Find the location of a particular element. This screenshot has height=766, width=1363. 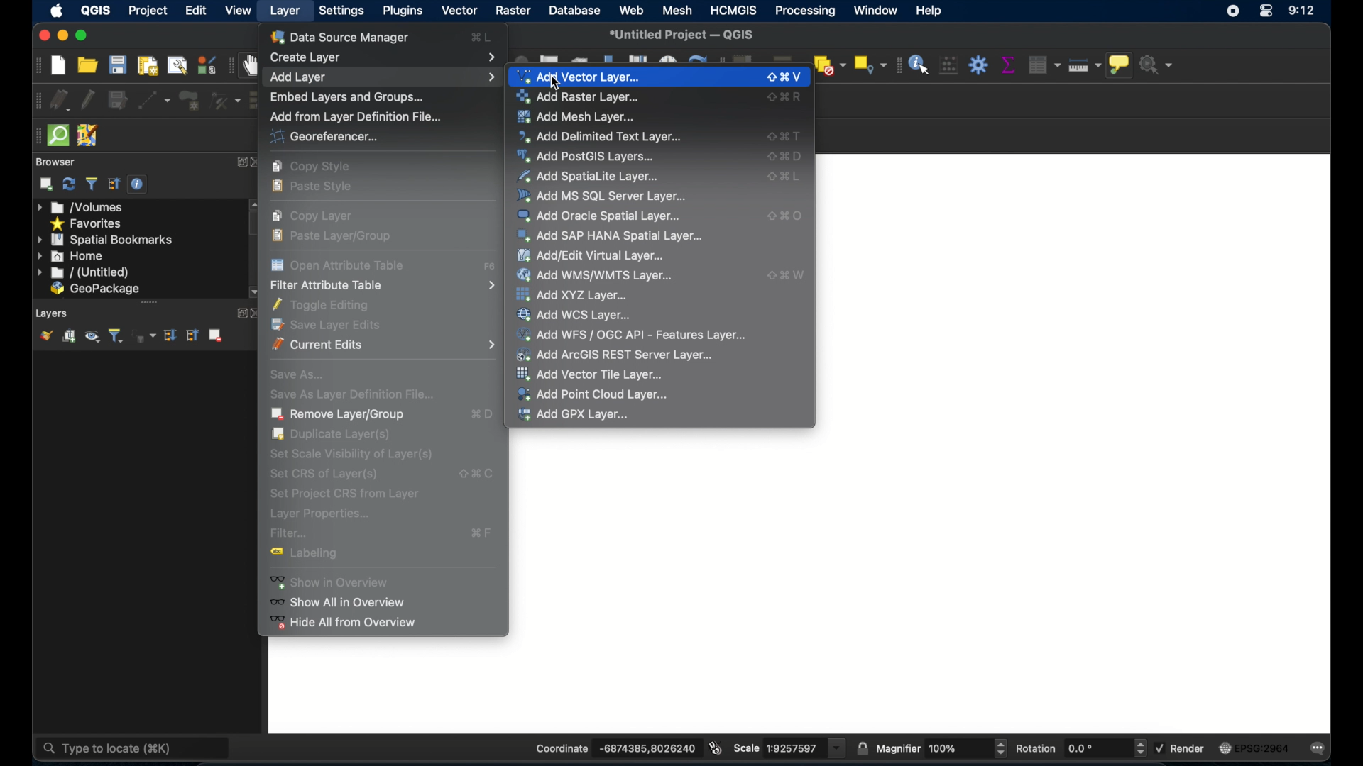

toggle editing is located at coordinates (87, 99).